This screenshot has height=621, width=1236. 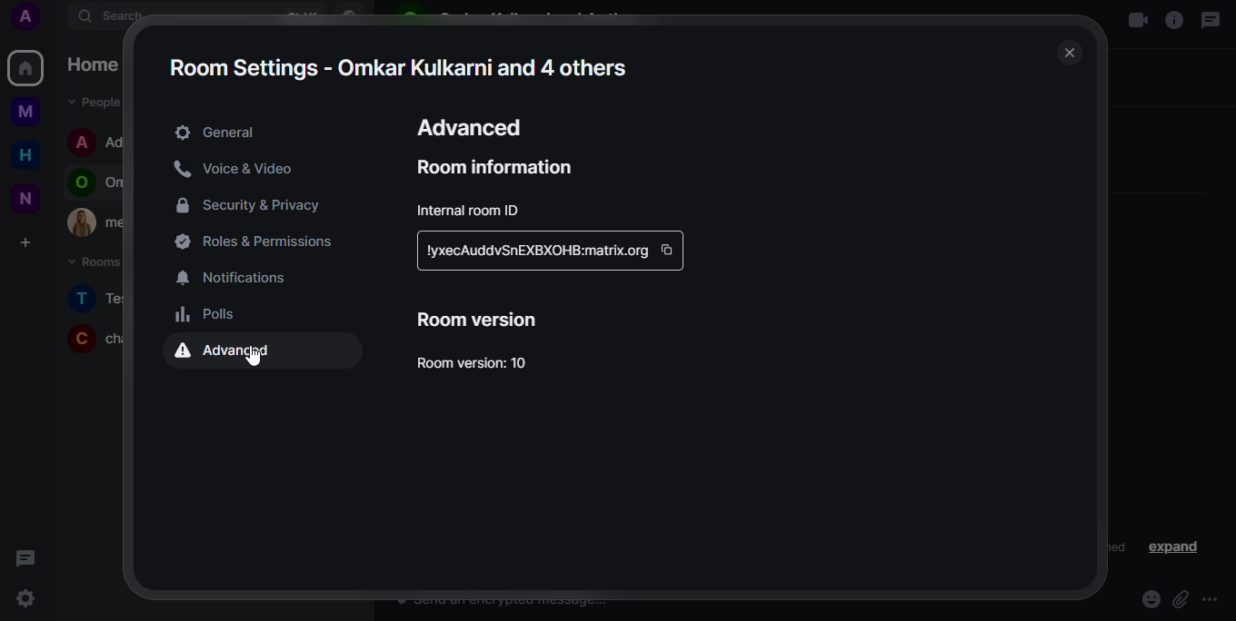 What do you see at coordinates (33, 19) in the screenshot?
I see `A` at bounding box center [33, 19].